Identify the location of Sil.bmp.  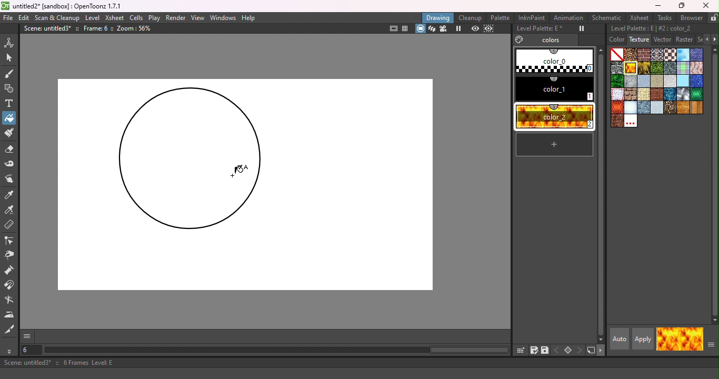
(683, 94).